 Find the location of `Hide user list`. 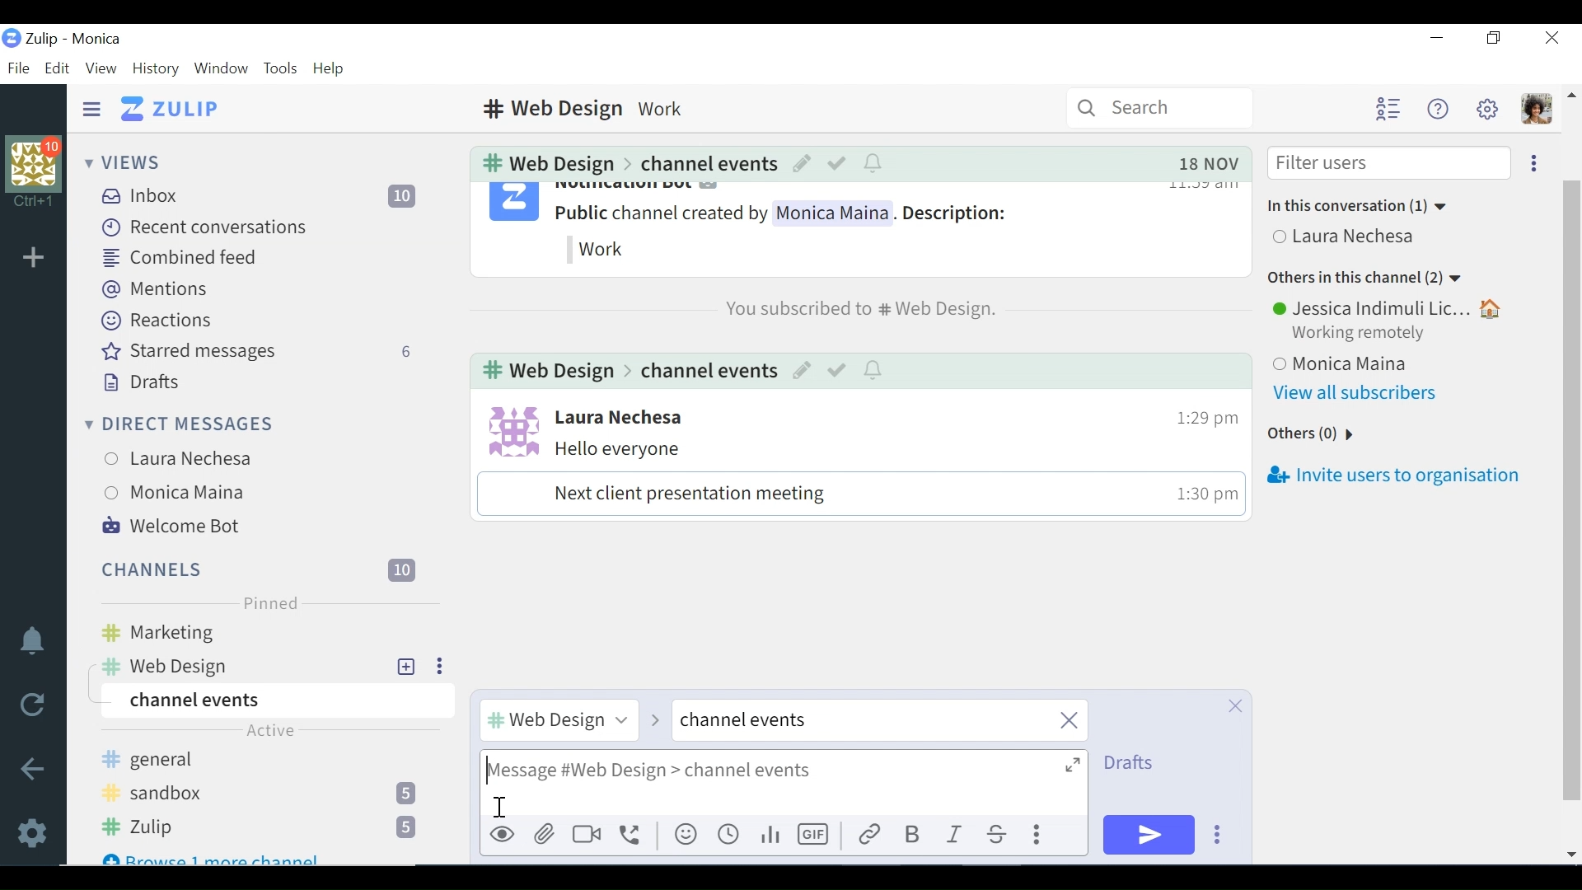

Hide user list is located at coordinates (1388, 110).